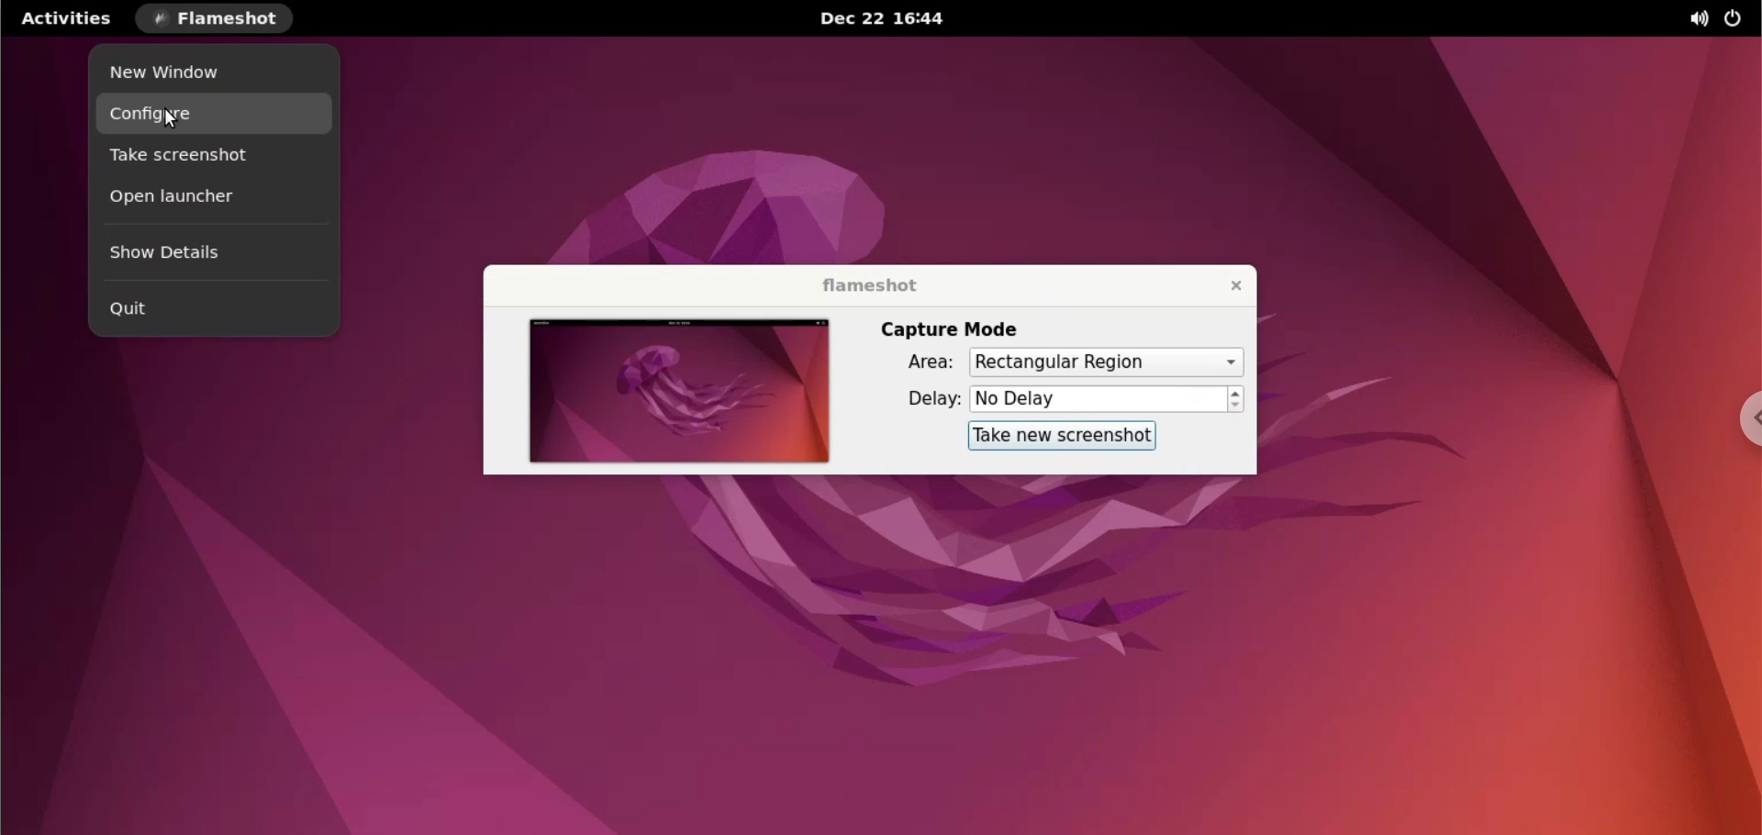 The width and height of the screenshot is (1762, 835). Describe the element at coordinates (68, 18) in the screenshot. I see `activities ` at that location.